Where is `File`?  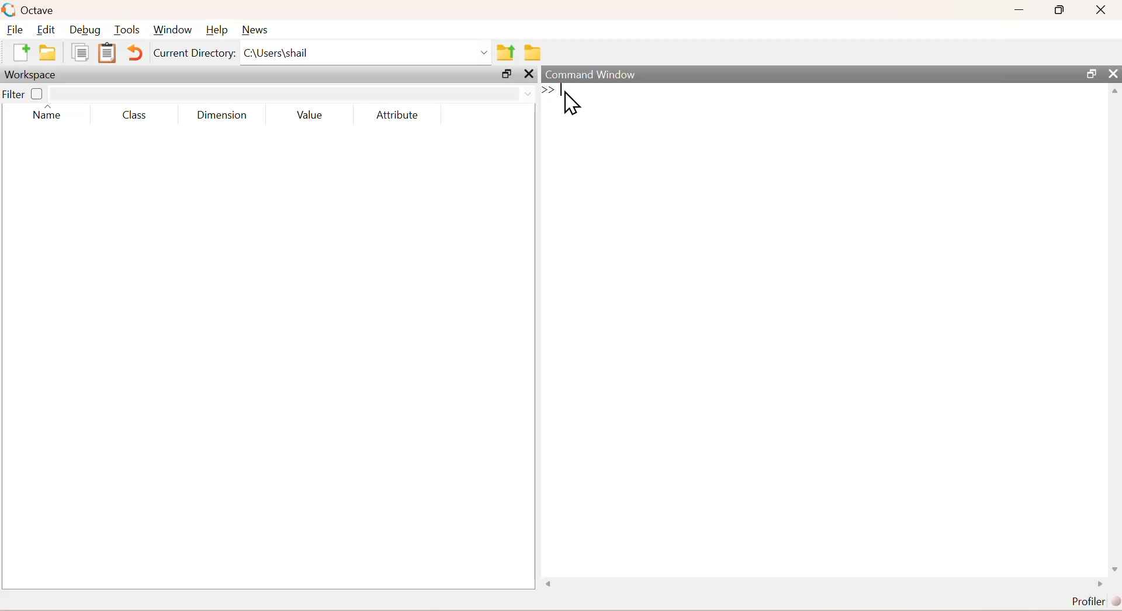 File is located at coordinates (16, 29).